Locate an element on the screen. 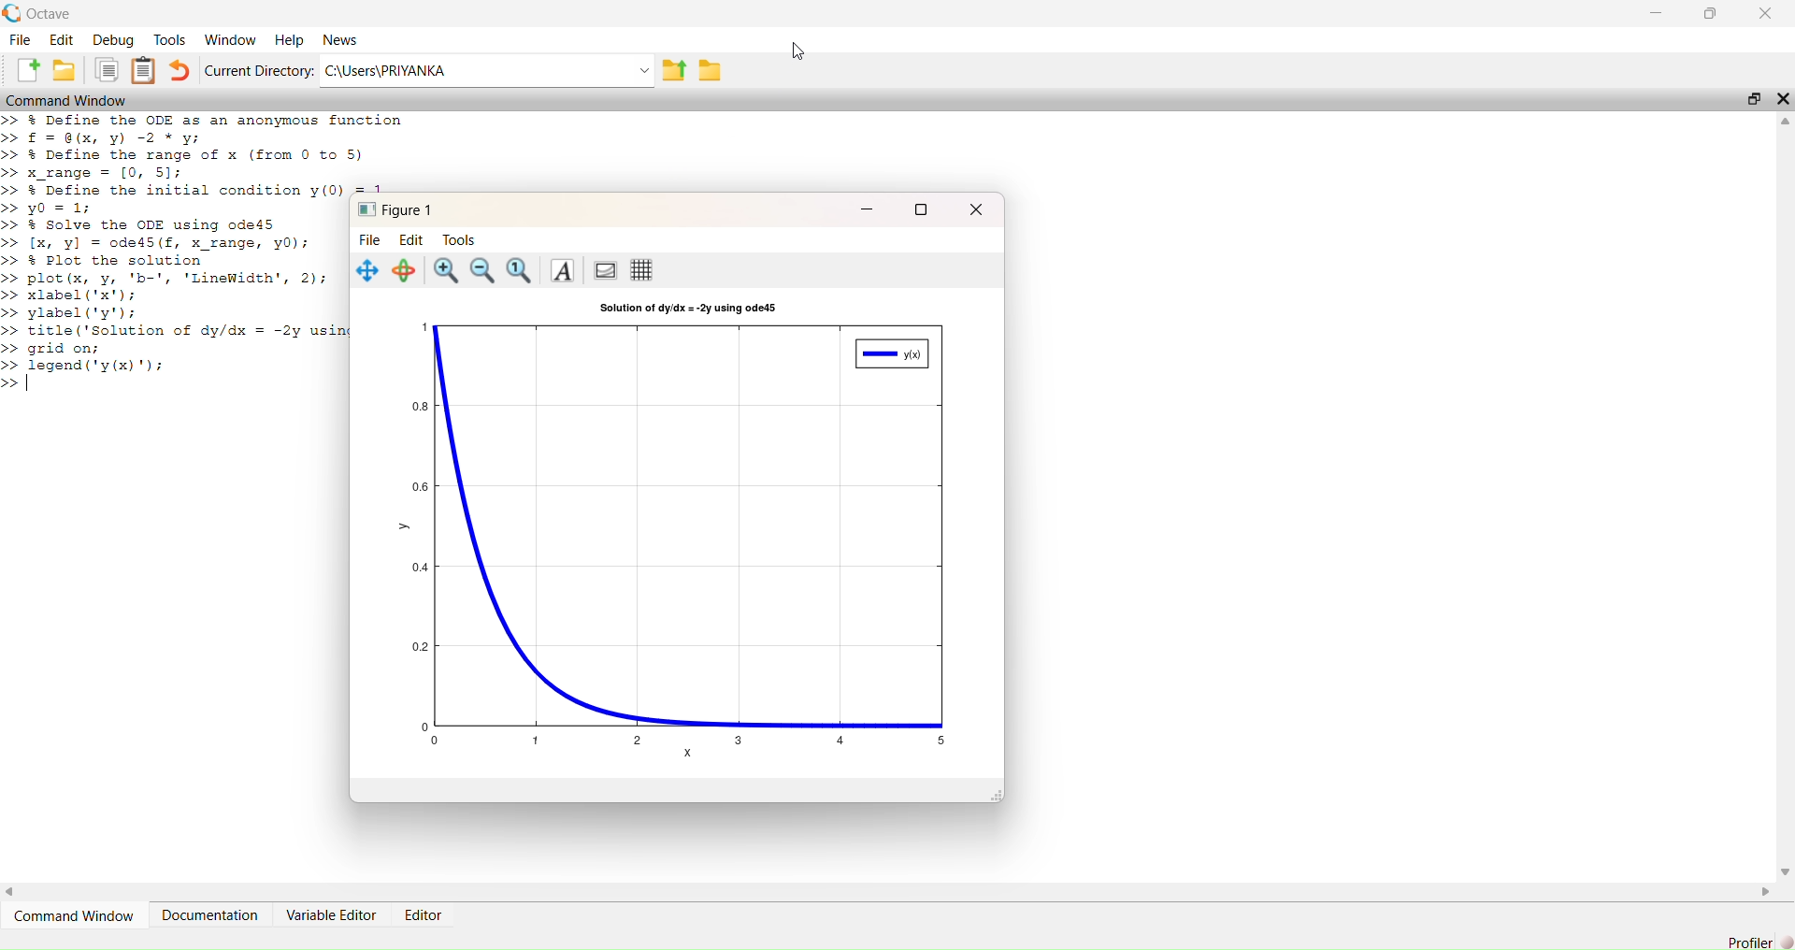  Copy is located at coordinates (105, 70).